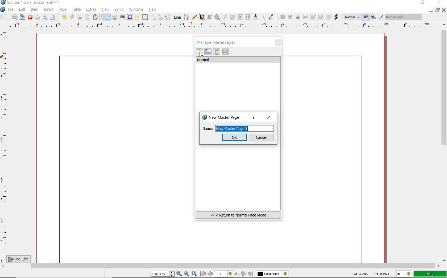 The width and height of the screenshot is (447, 278). What do you see at coordinates (264, 17) in the screenshot?
I see `copy item properties` at bounding box center [264, 17].